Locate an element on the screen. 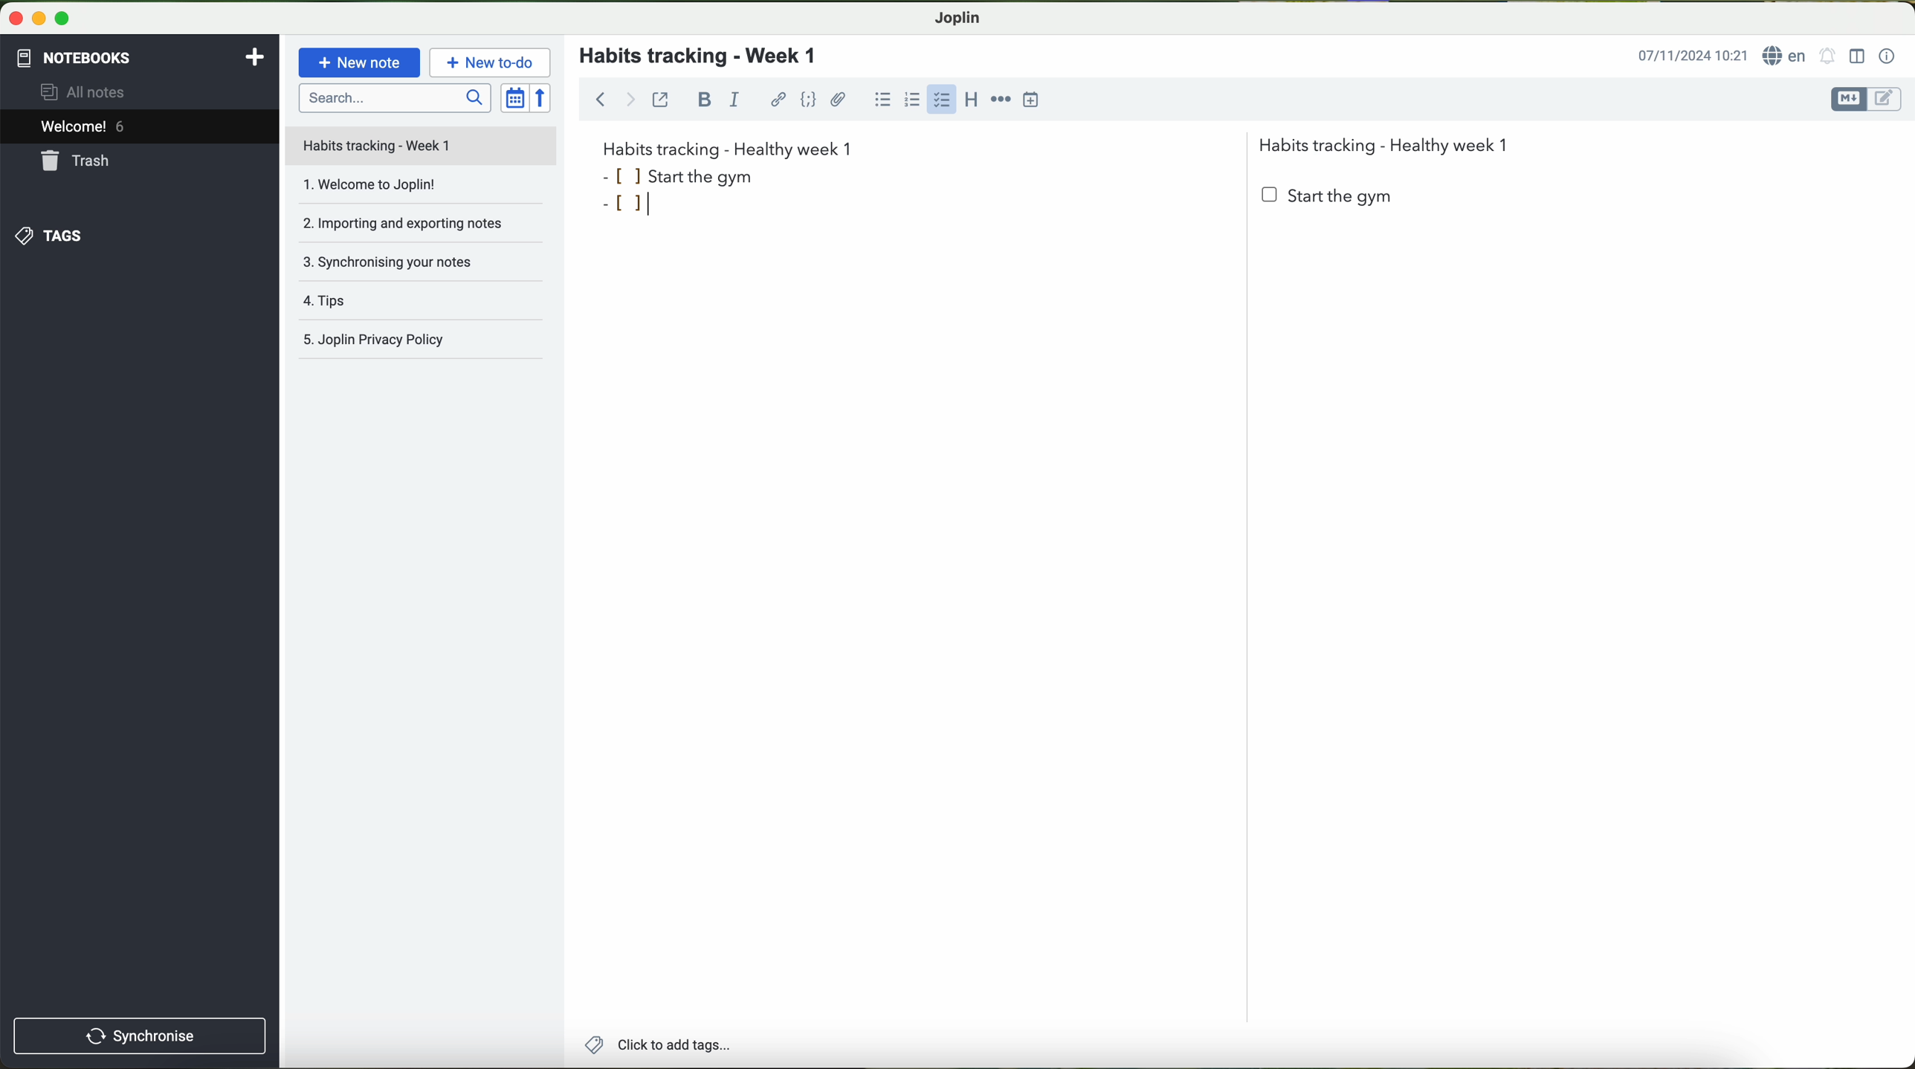  bold is located at coordinates (705, 100).